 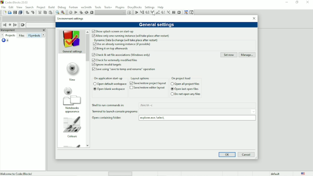 I want to click on Projects, so click(x=11, y=36).